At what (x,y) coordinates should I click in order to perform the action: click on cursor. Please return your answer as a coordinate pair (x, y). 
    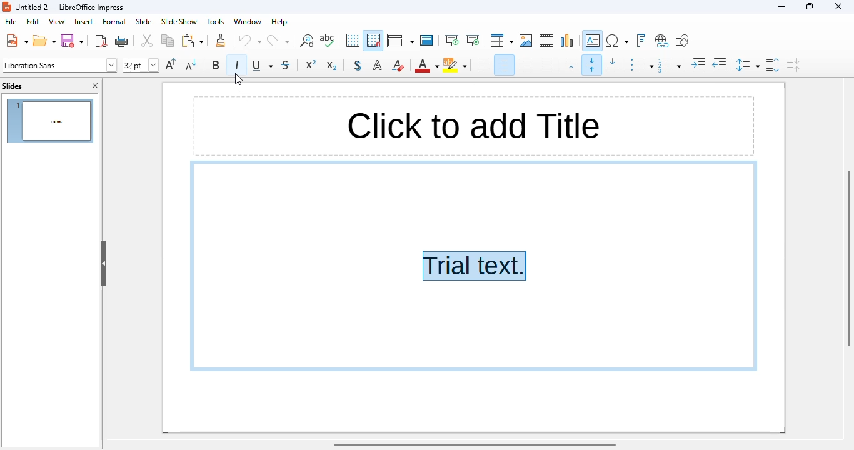
    Looking at the image, I should click on (239, 78).